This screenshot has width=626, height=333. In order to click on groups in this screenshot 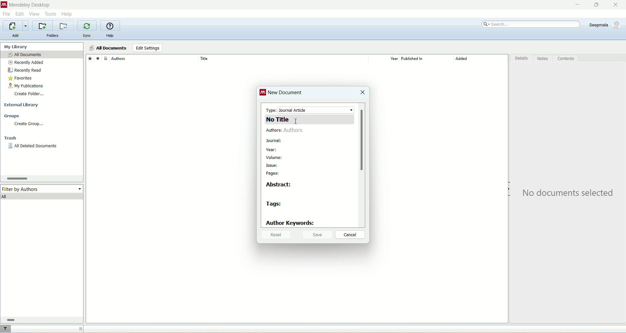, I will do `click(12, 116)`.